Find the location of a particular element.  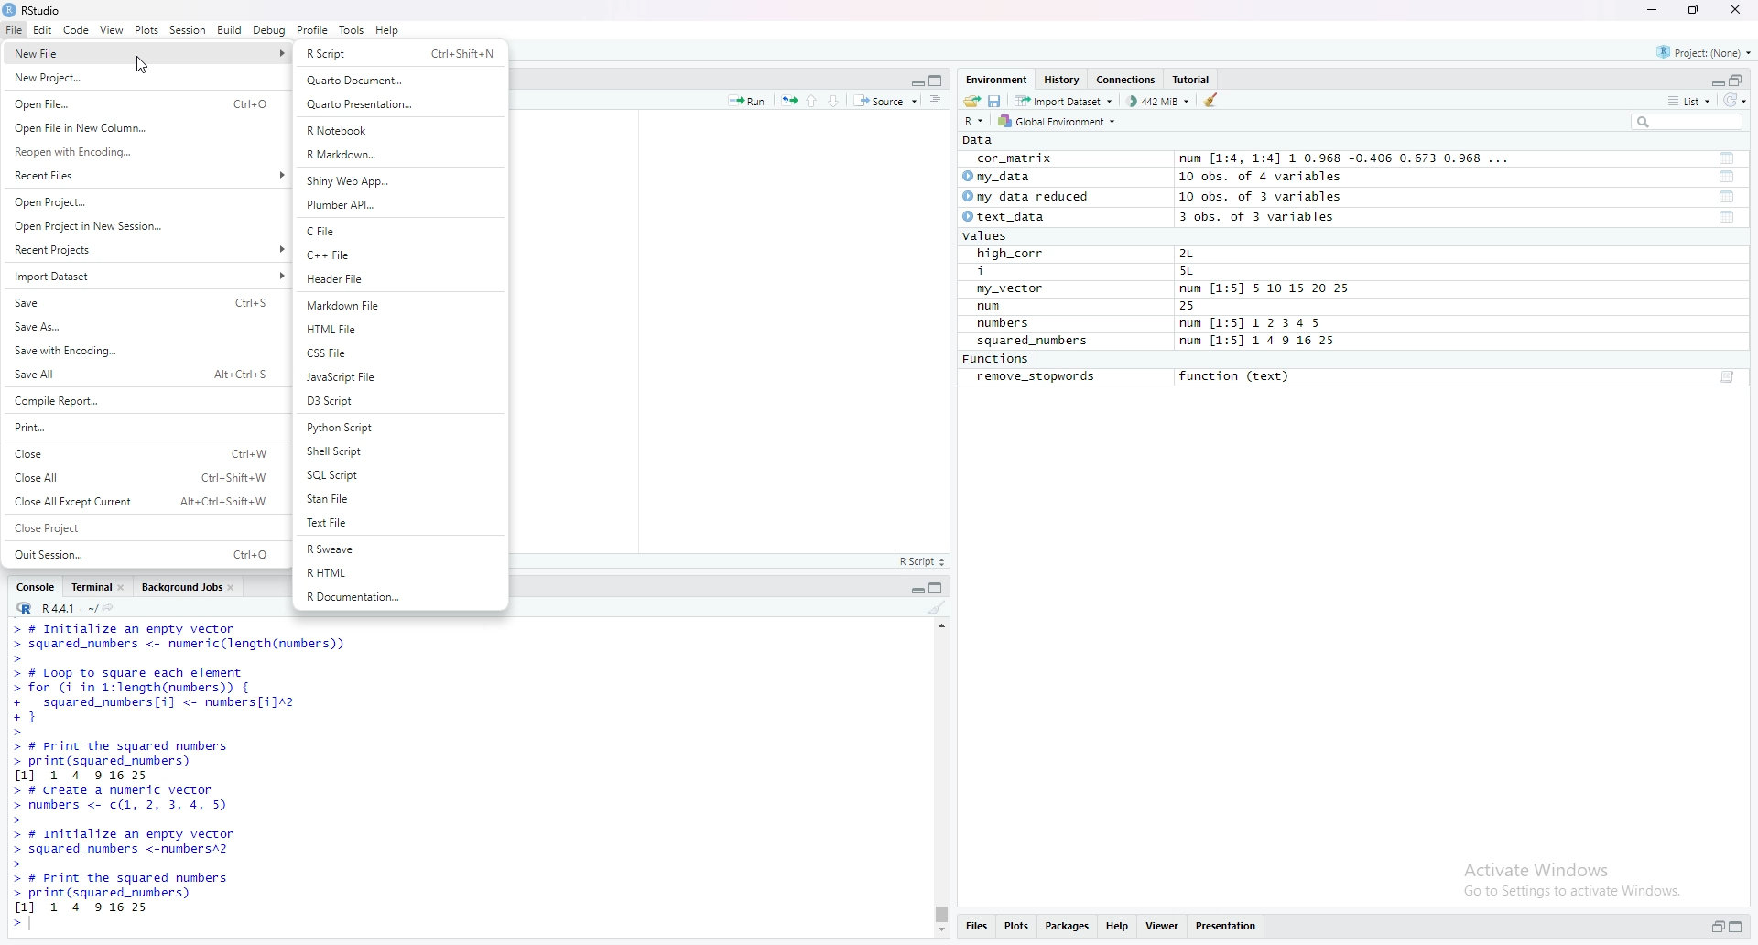

function (text) is located at coordinates (1238, 378).